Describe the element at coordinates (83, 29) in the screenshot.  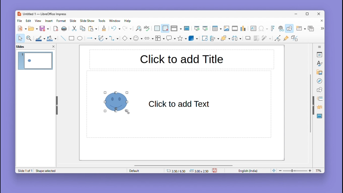
I see `copy` at that location.